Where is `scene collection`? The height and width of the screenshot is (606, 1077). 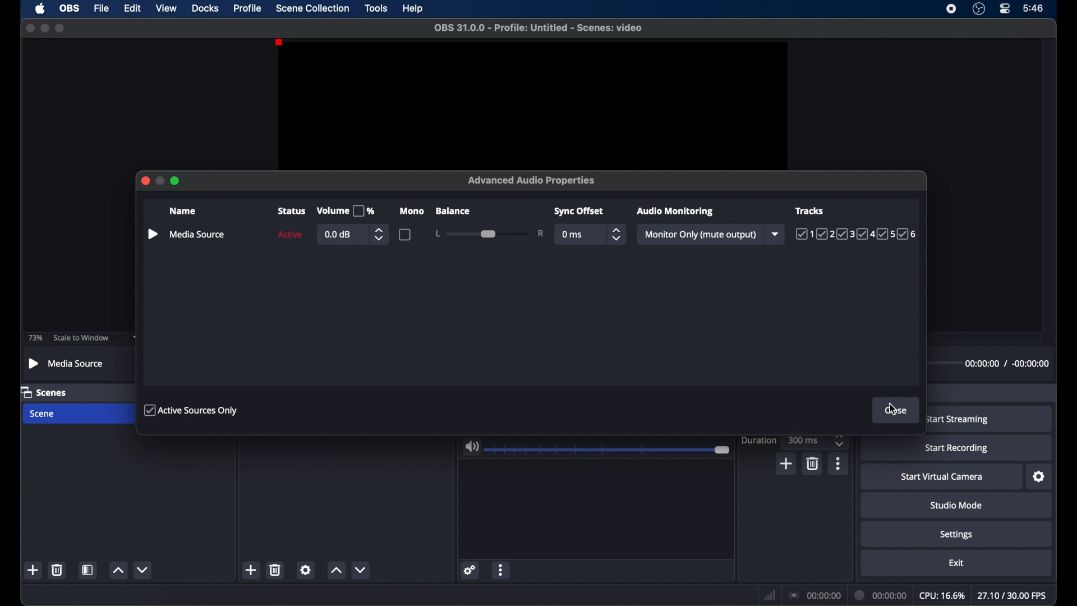
scene collection is located at coordinates (313, 8).